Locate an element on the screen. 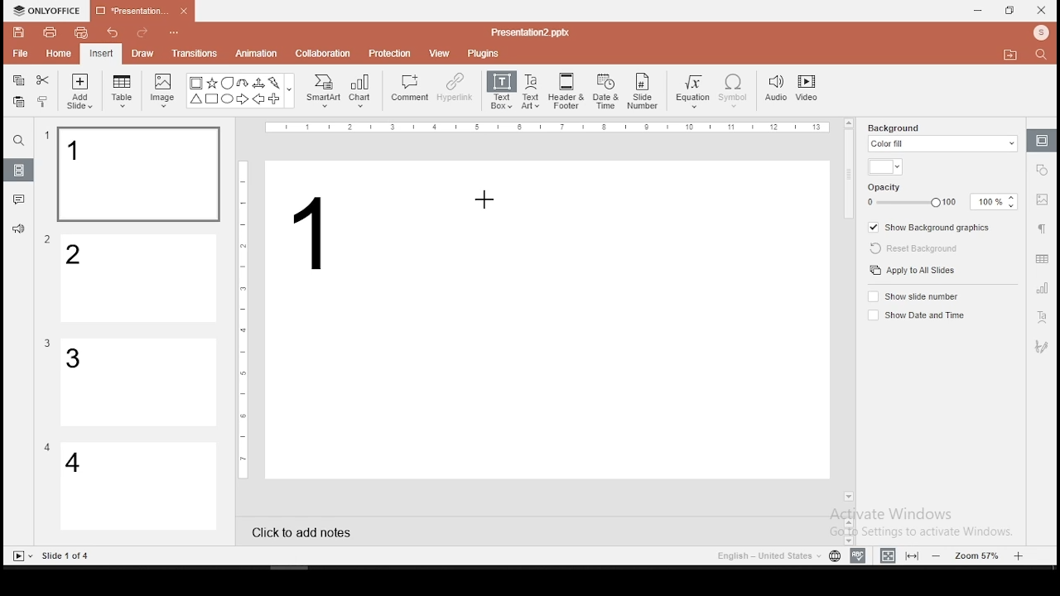  icon is located at coordinates (50, 11).